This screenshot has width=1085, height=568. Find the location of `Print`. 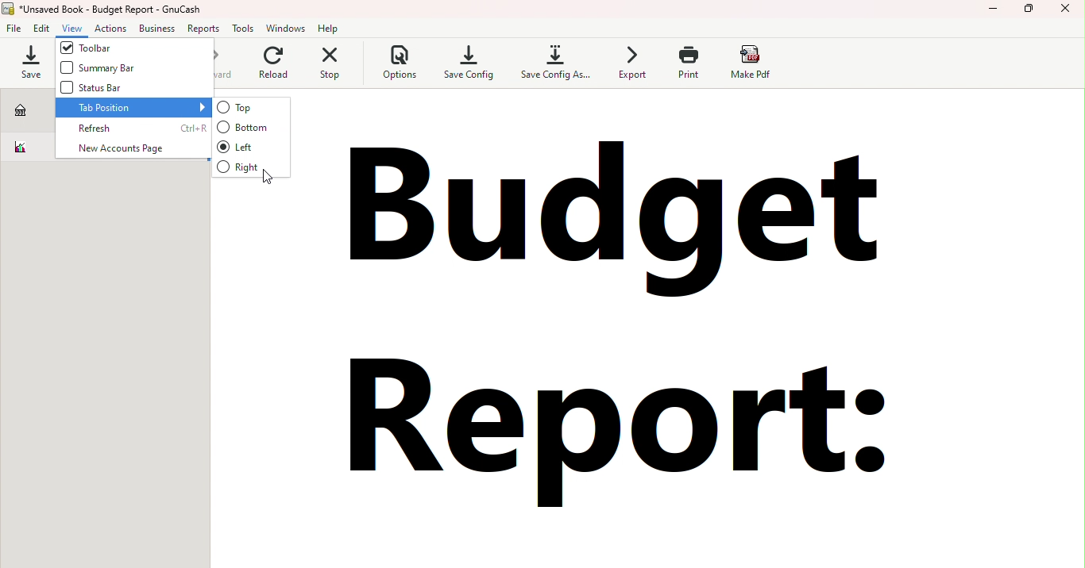

Print is located at coordinates (685, 63).